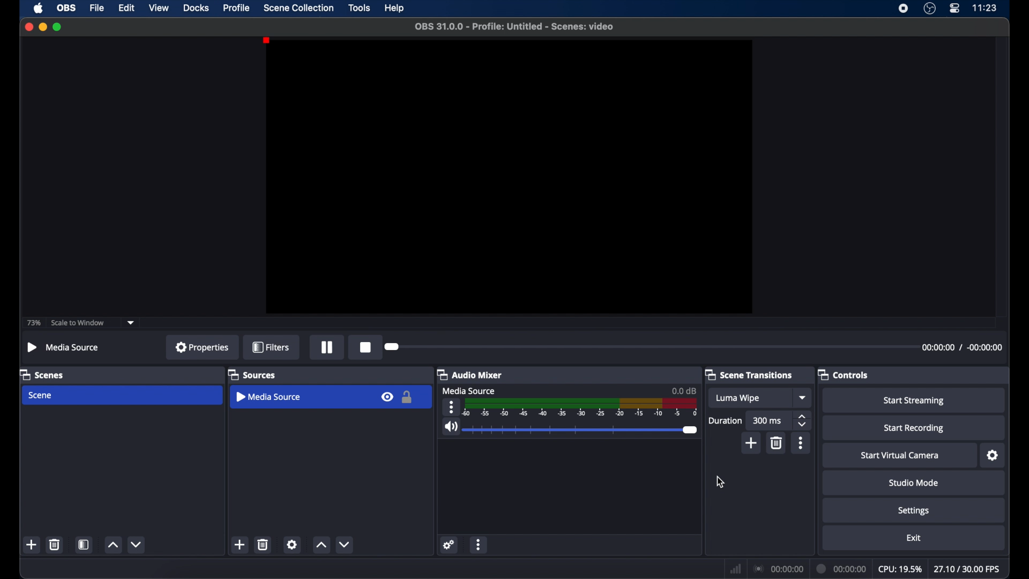 The image size is (1029, 579). Describe the element at coordinates (767, 420) in the screenshot. I see `300 ms` at that location.